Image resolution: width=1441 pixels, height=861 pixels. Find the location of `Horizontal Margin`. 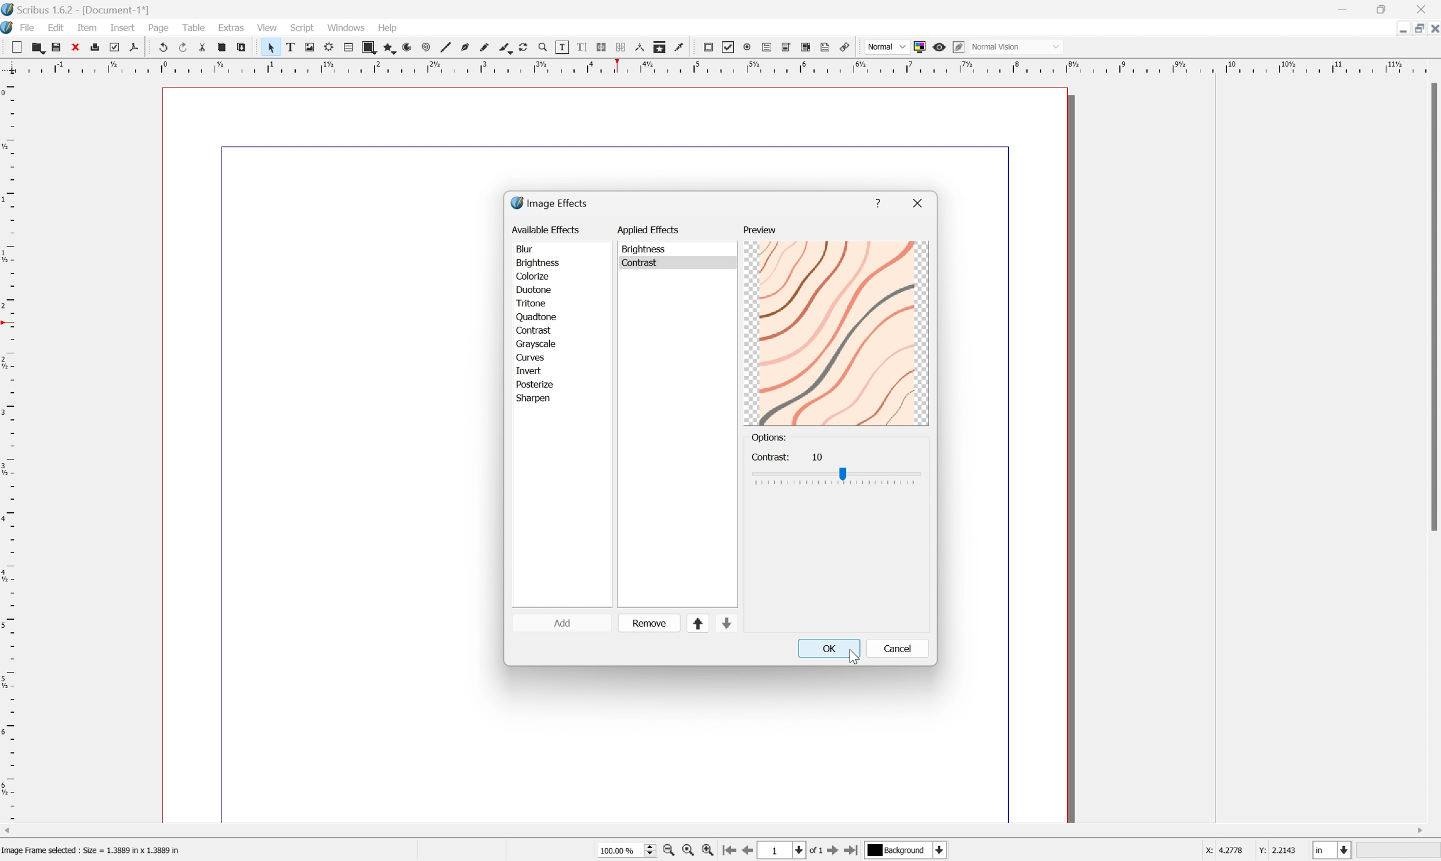

Horizontal Margin is located at coordinates (718, 70).